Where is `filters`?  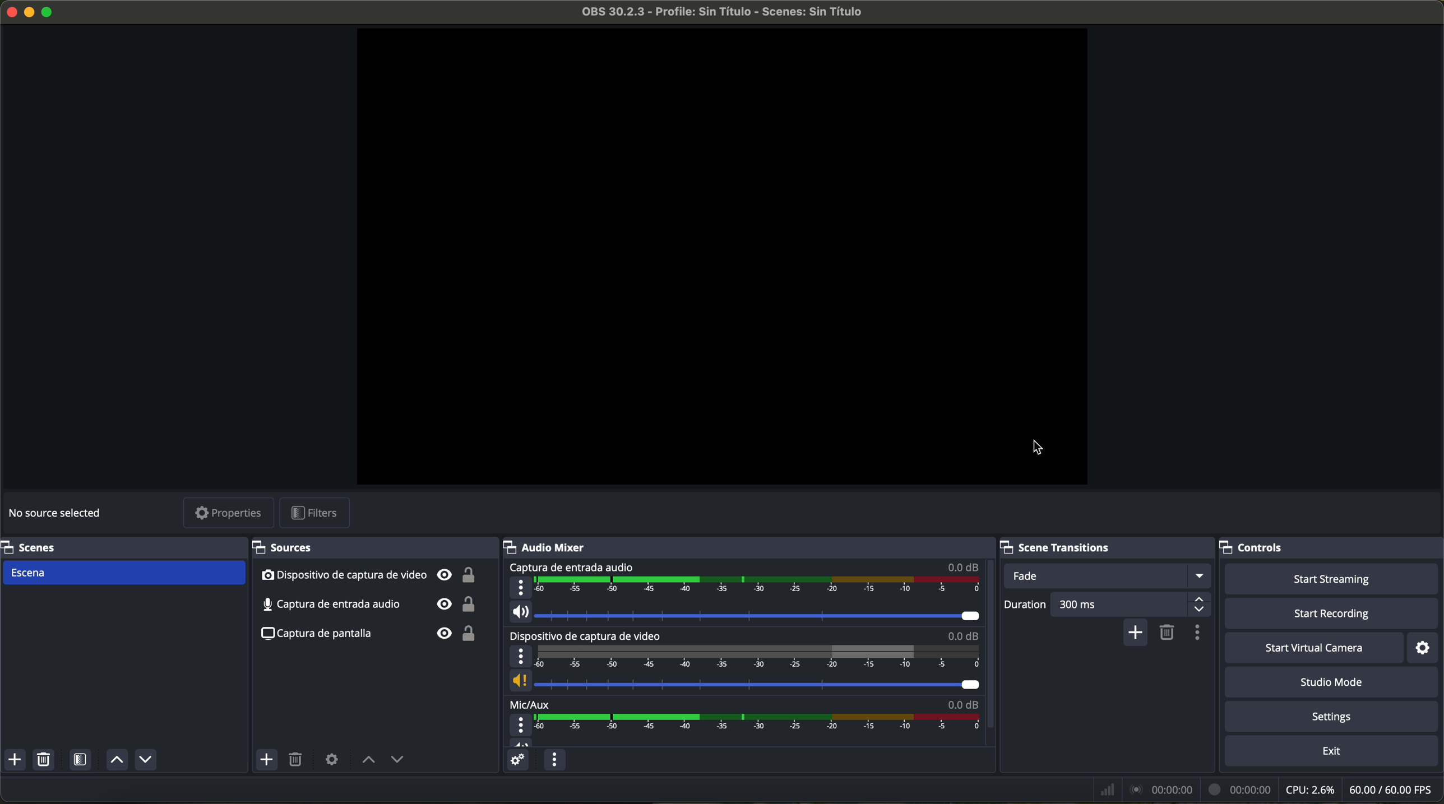
filters is located at coordinates (318, 514).